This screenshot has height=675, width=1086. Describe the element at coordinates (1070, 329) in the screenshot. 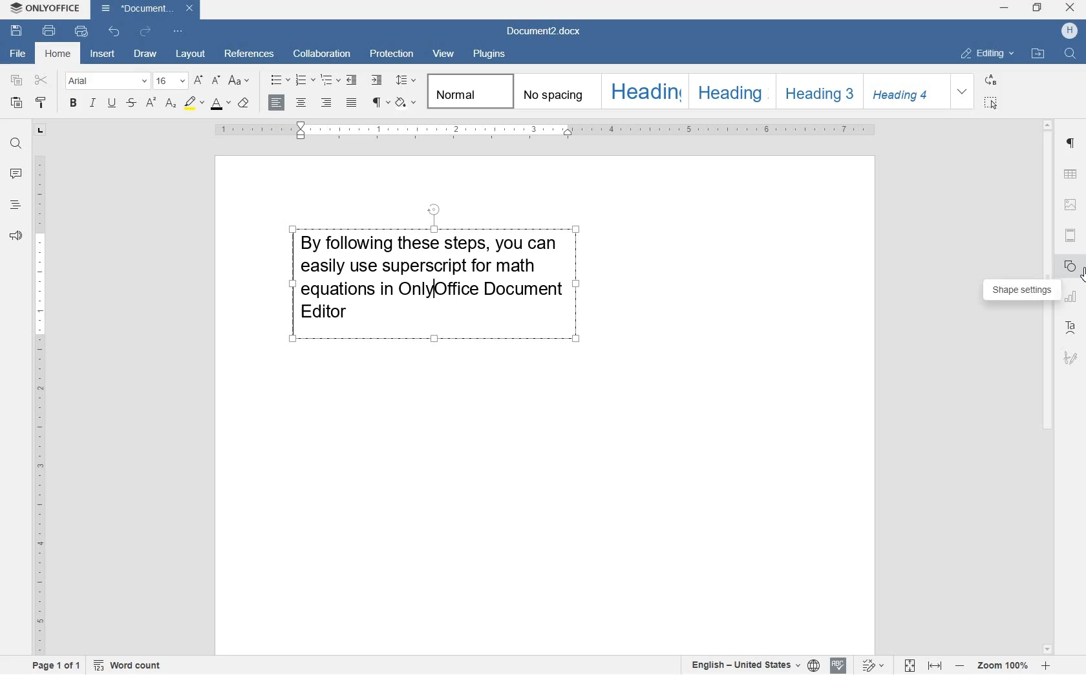

I see `text art` at that location.